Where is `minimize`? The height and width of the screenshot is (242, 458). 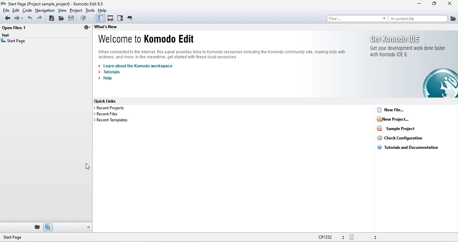
minimize is located at coordinates (419, 5).